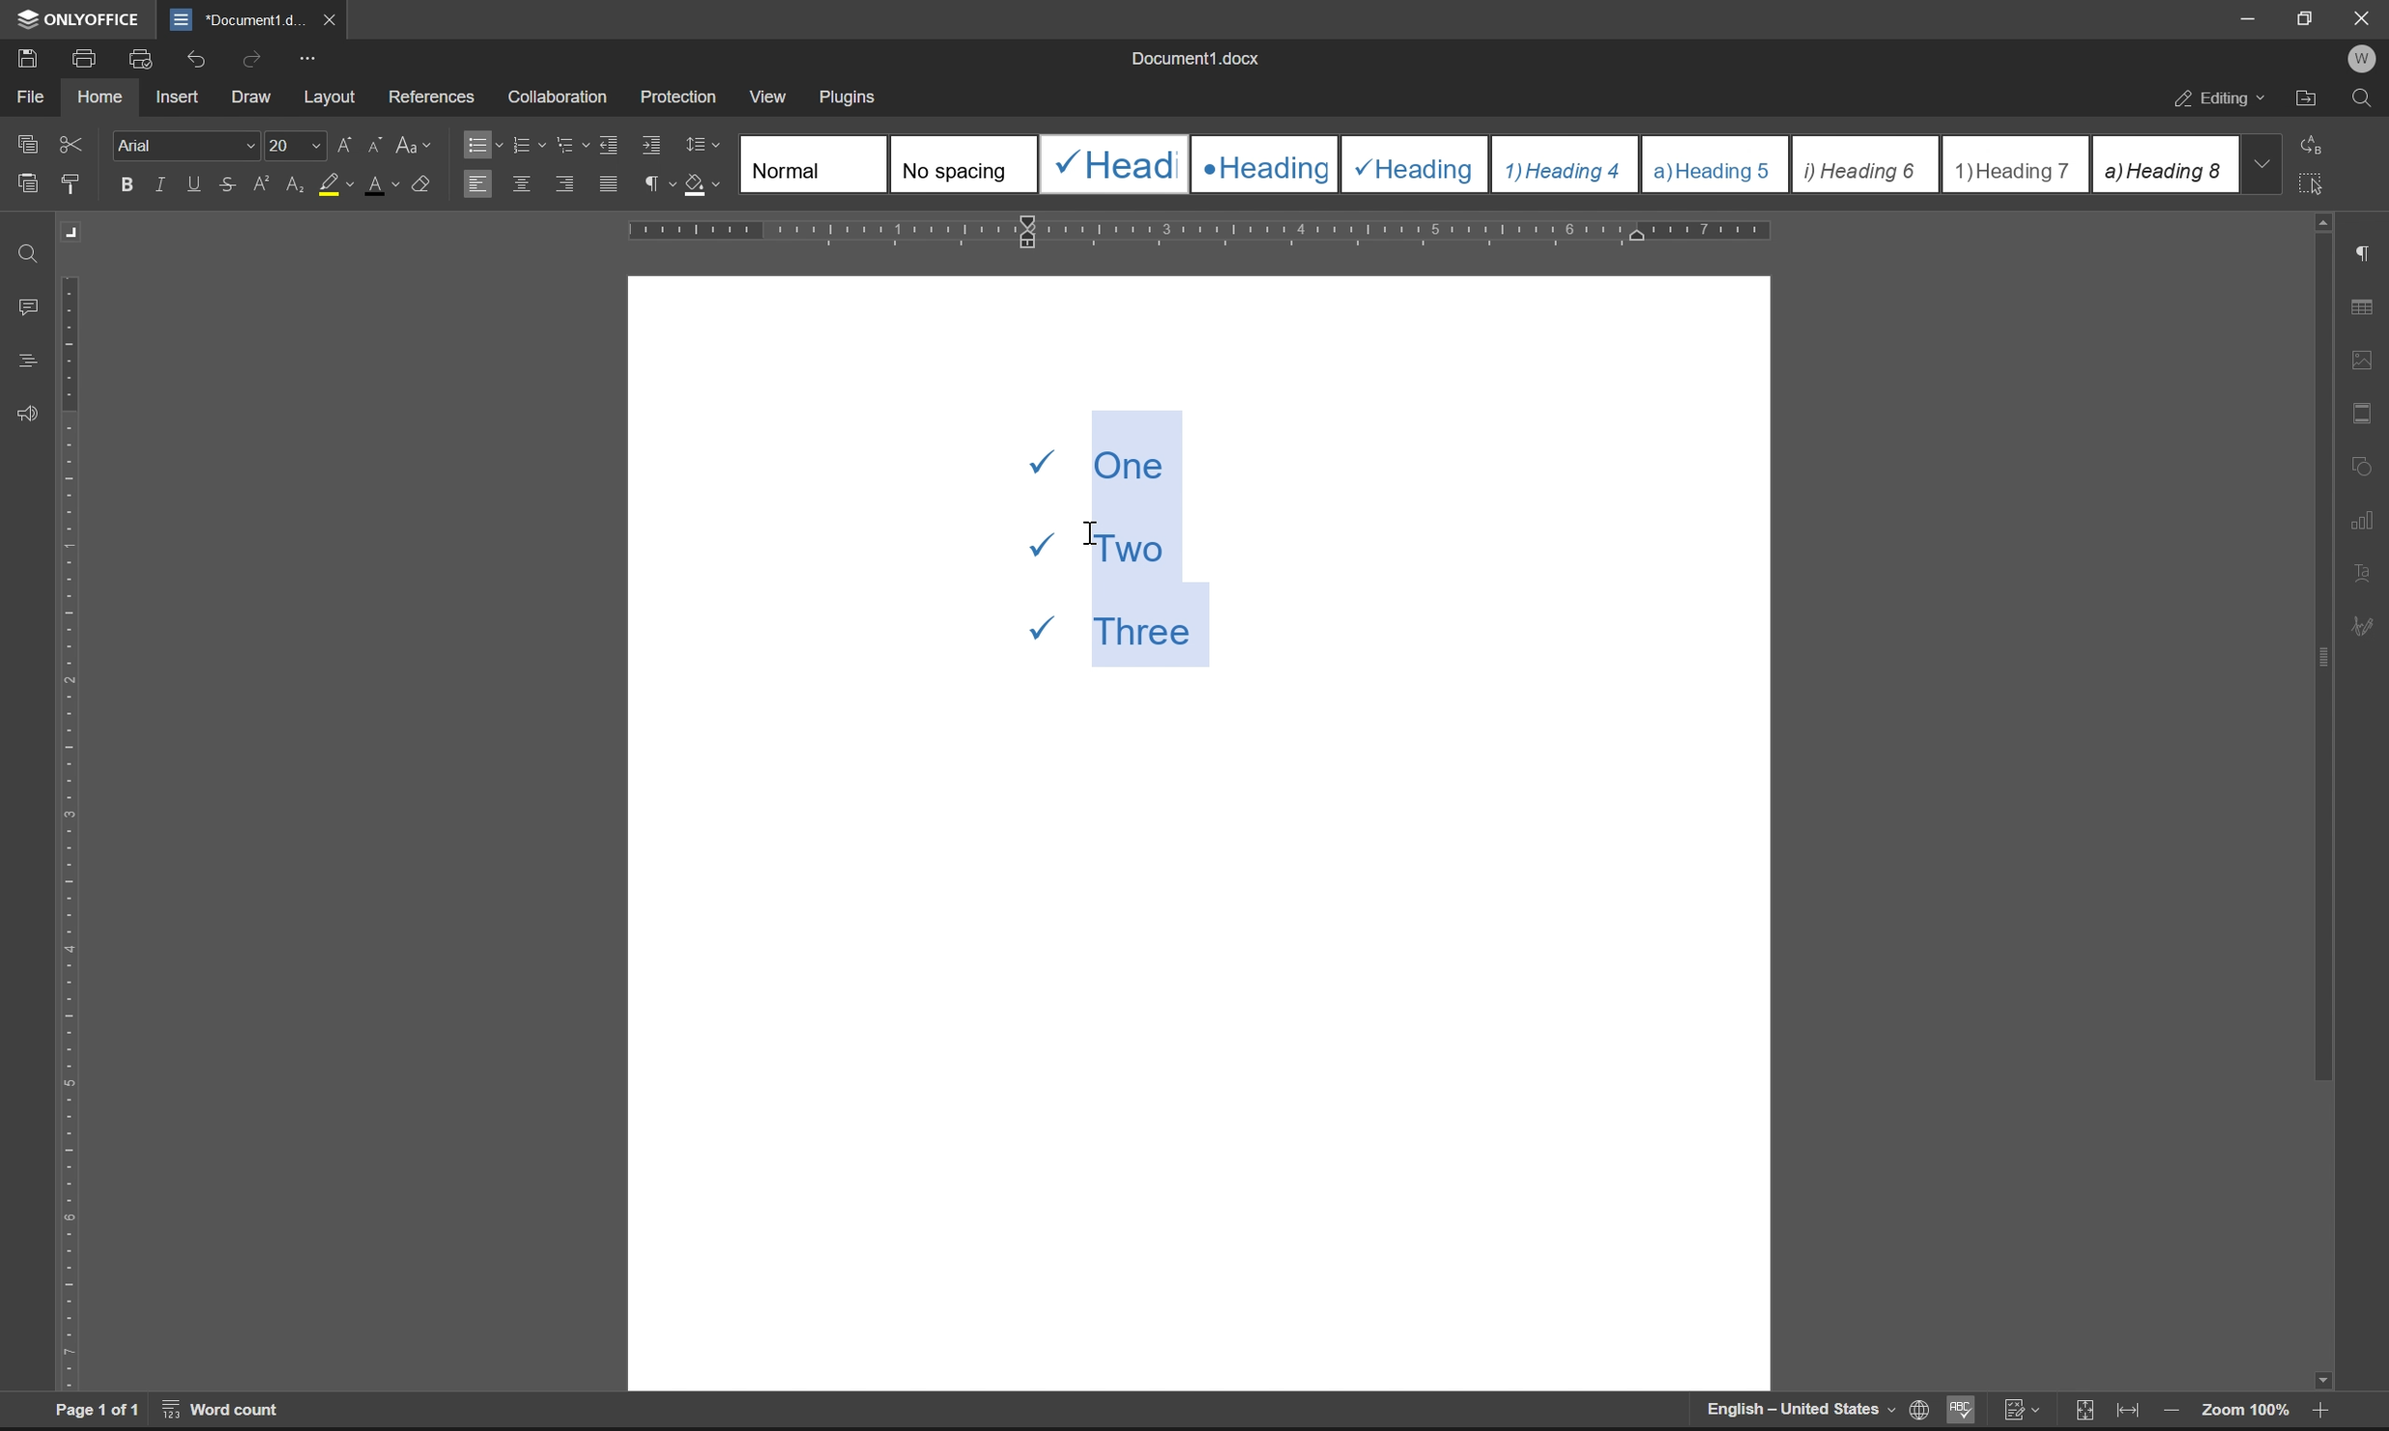  I want to click on strikethrough, so click(231, 183).